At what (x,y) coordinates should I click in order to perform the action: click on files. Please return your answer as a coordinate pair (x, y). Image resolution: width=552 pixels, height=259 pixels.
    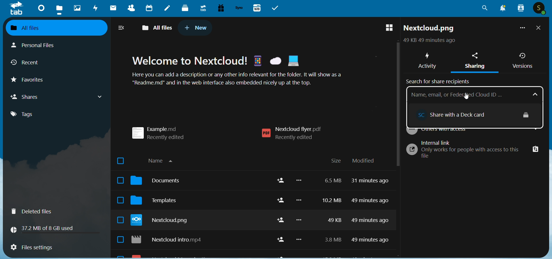
    Looking at the image, I should click on (60, 9).